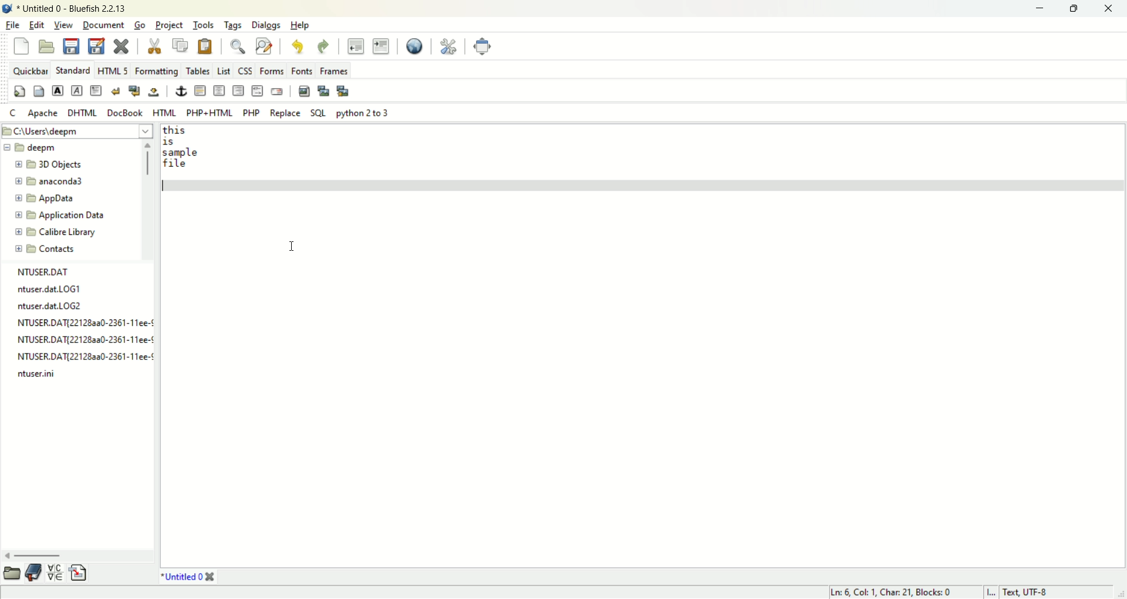 The image size is (1127, 599). What do you see at coordinates (446, 45) in the screenshot?
I see `edit preferences` at bounding box center [446, 45].